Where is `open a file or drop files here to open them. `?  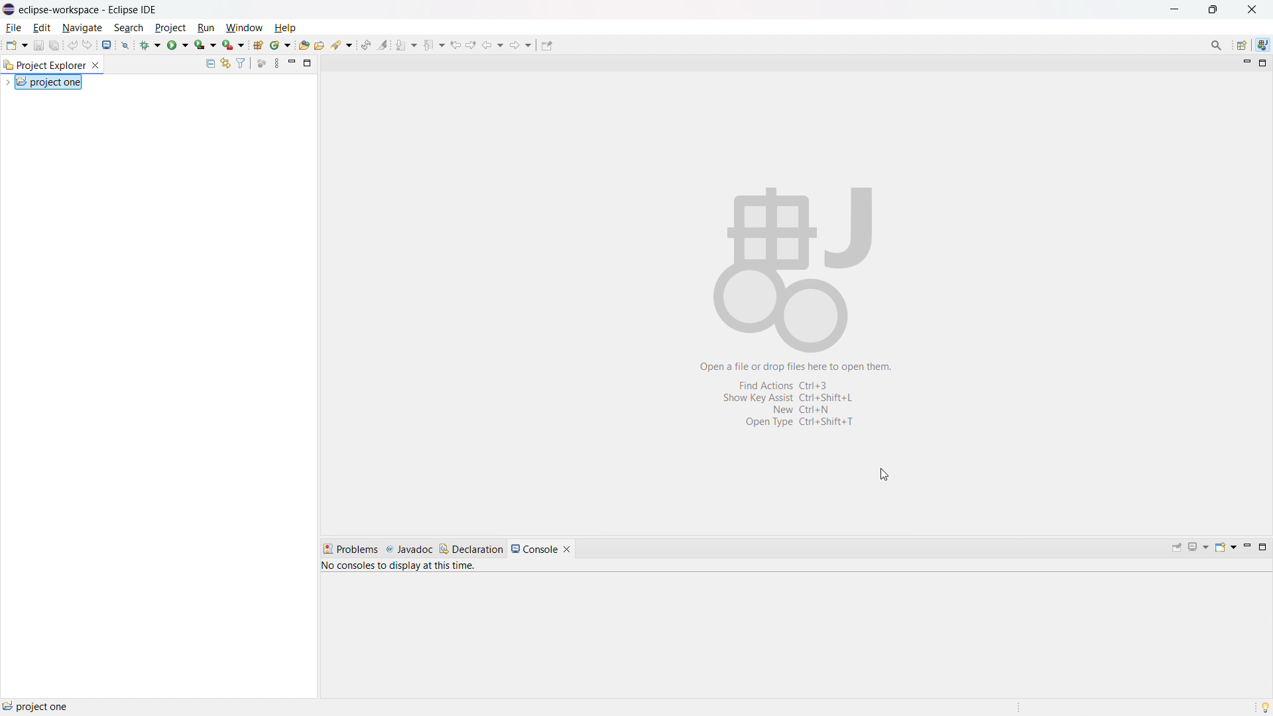 open a file or drop files here to open them.  is located at coordinates (800, 366).